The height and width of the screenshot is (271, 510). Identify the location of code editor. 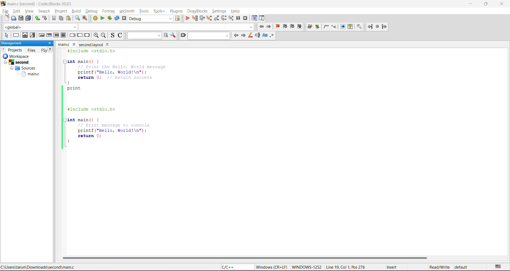
(134, 99).